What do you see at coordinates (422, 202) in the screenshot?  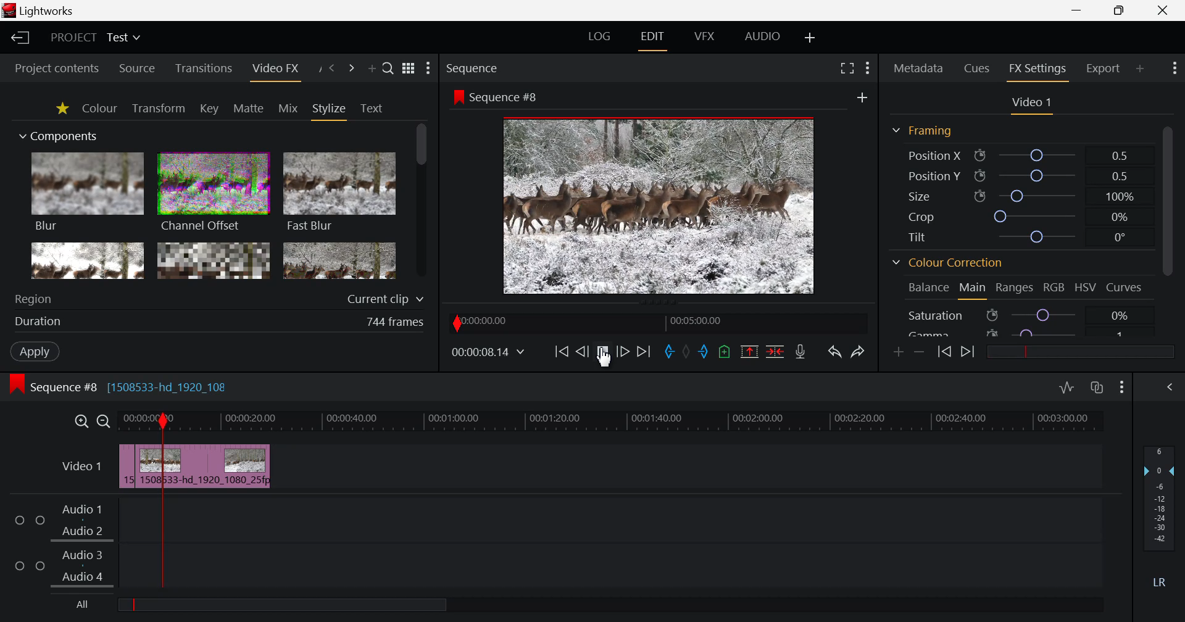 I see `Scroll Bar` at bounding box center [422, 202].